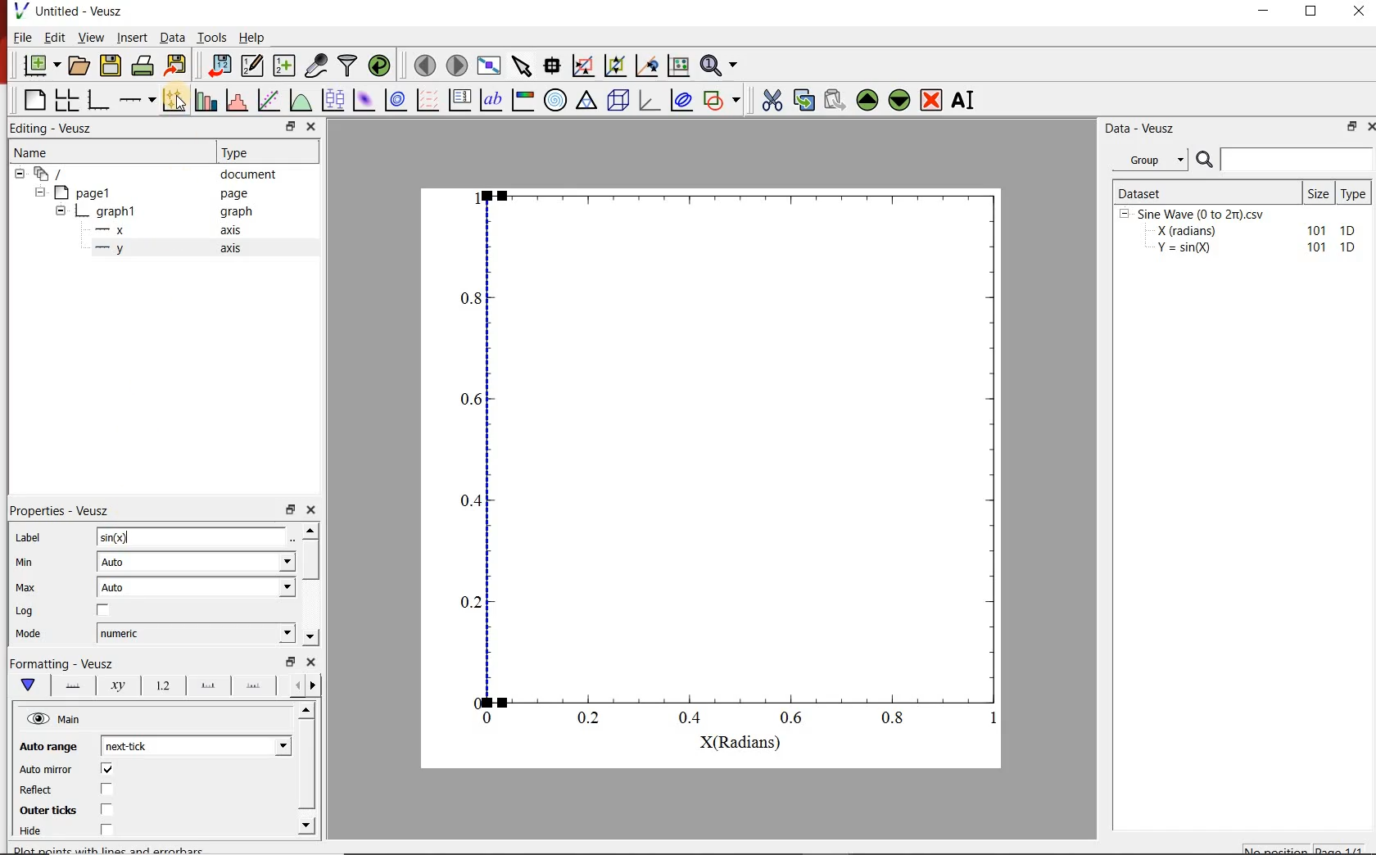 This screenshot has width=1376, height=855. What do you see at coordinates (61, 510) in the screenshot?
I see `Properties - Veusz` at bounding box center [61, 510].